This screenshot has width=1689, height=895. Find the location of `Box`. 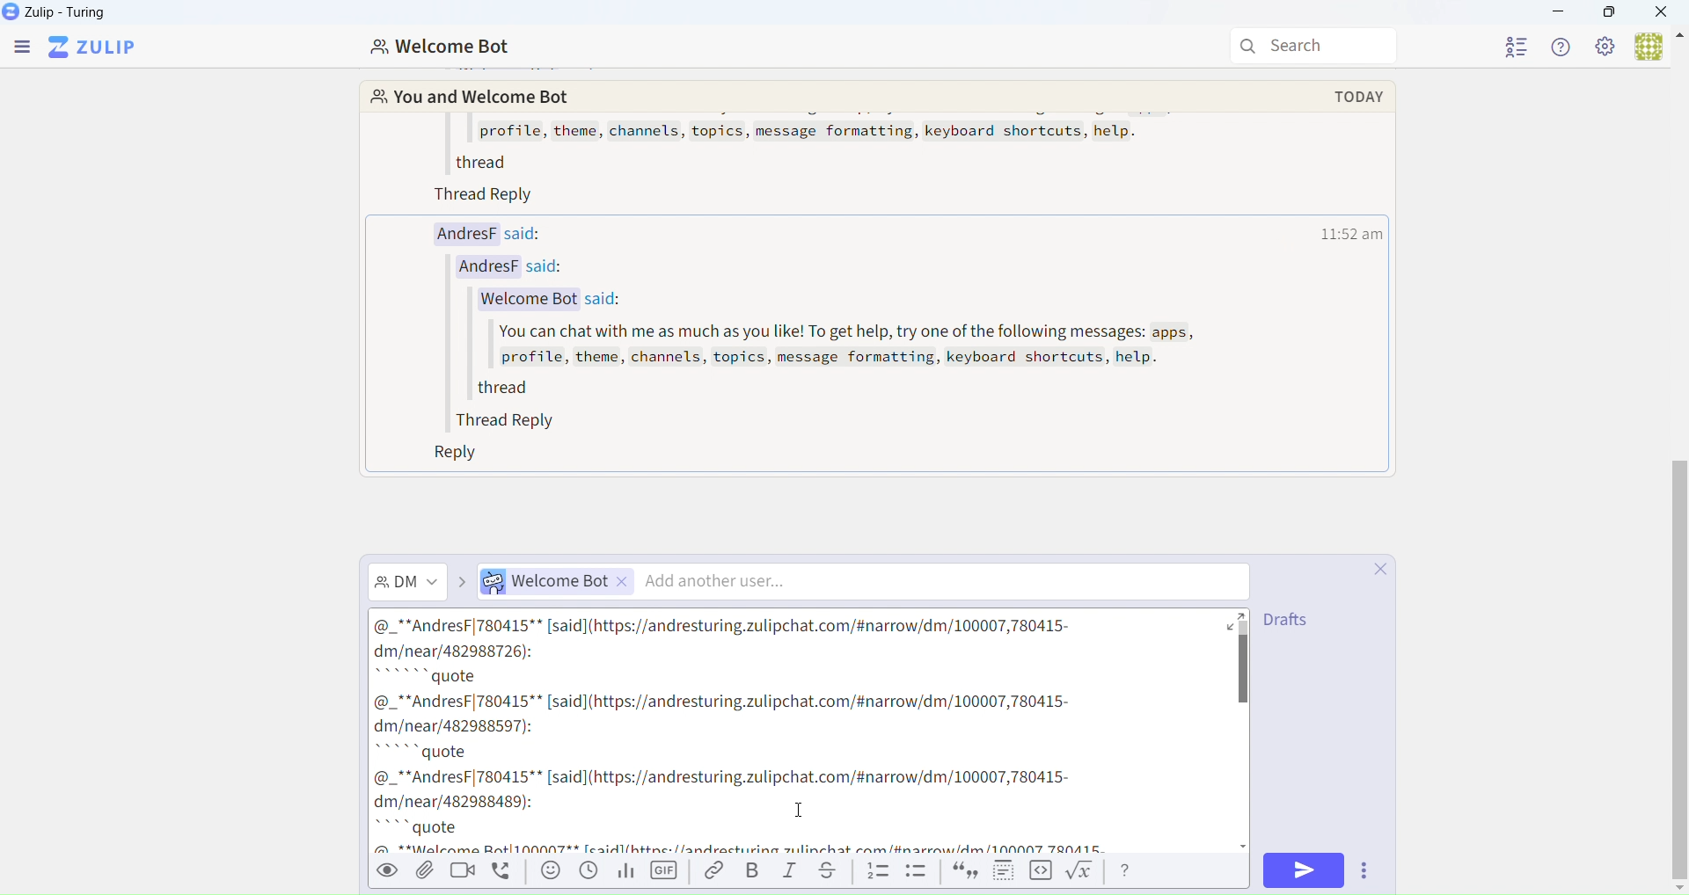

Box is located at coordinates (1610, 13).